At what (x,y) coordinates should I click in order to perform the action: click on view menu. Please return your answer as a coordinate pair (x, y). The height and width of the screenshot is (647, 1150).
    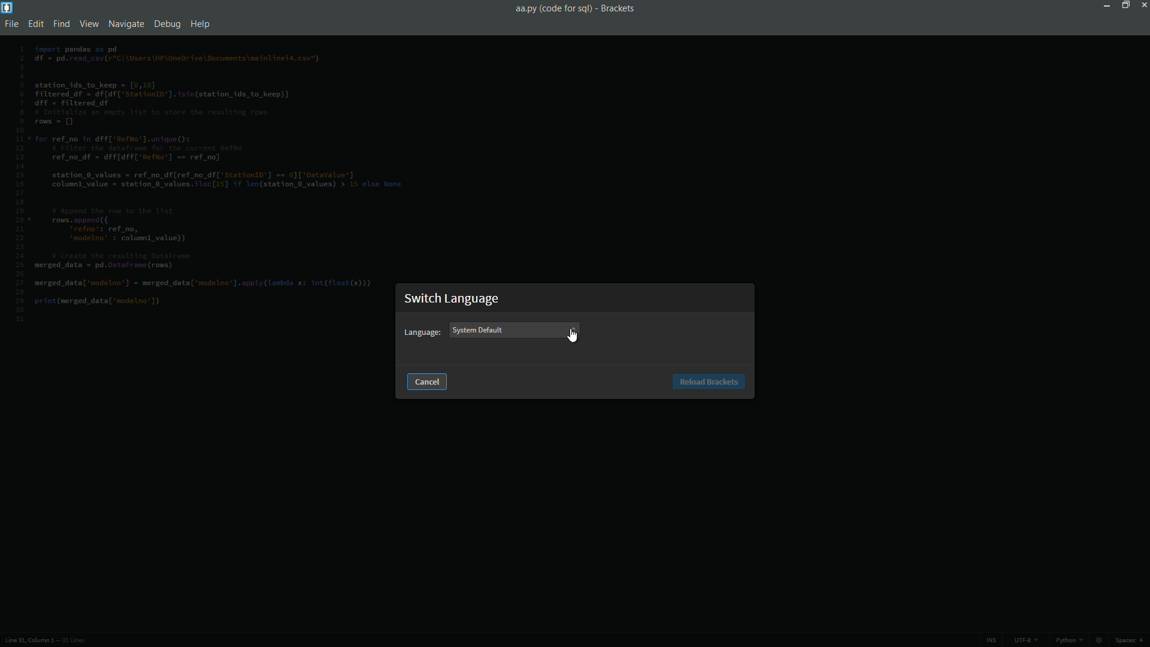
    Looking at the image, I should click on (88, 23).